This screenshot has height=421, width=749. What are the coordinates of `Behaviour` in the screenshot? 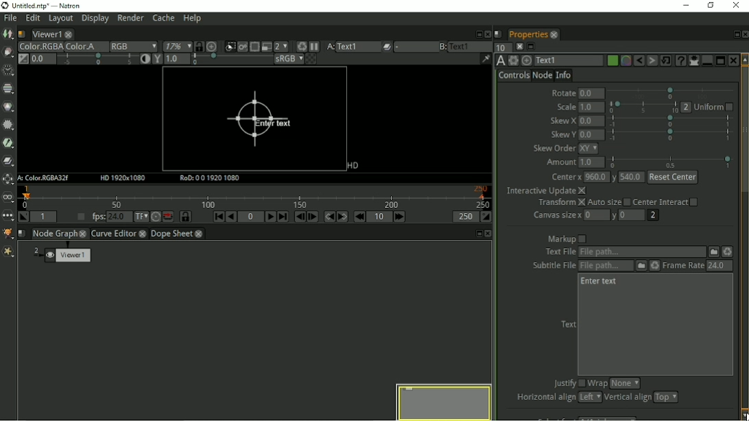 It's located at (168, 217).